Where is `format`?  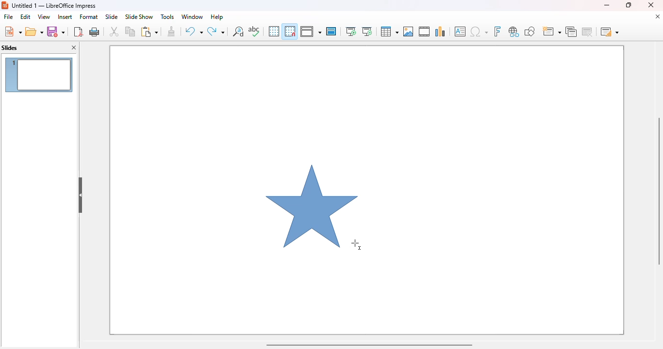
format is located at coordinates (89, 16).